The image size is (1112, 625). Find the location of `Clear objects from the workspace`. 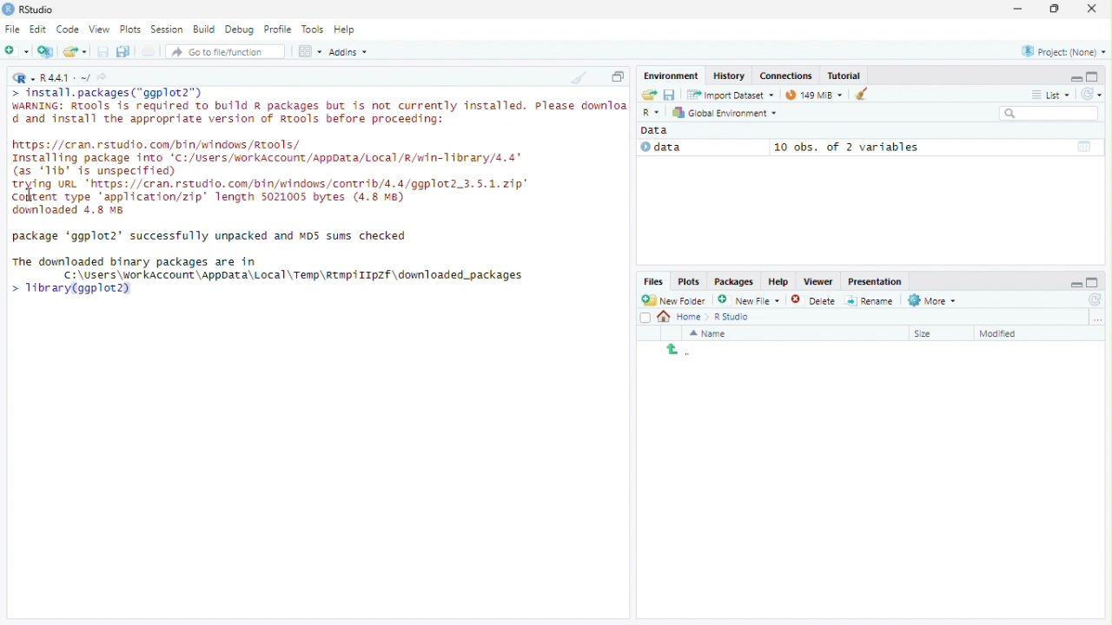

Clear objects from the workspace is located at coordinates (856, 94).